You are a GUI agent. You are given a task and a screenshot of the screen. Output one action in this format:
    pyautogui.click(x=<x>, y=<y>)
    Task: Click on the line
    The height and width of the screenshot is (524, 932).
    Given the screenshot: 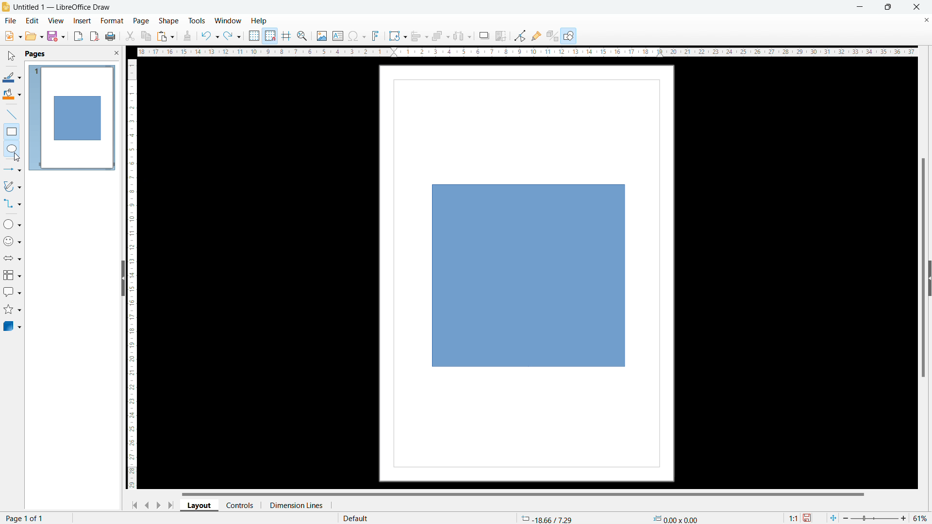 What is the action you would take?
    pyautogui.click(x=12, y=115)
    